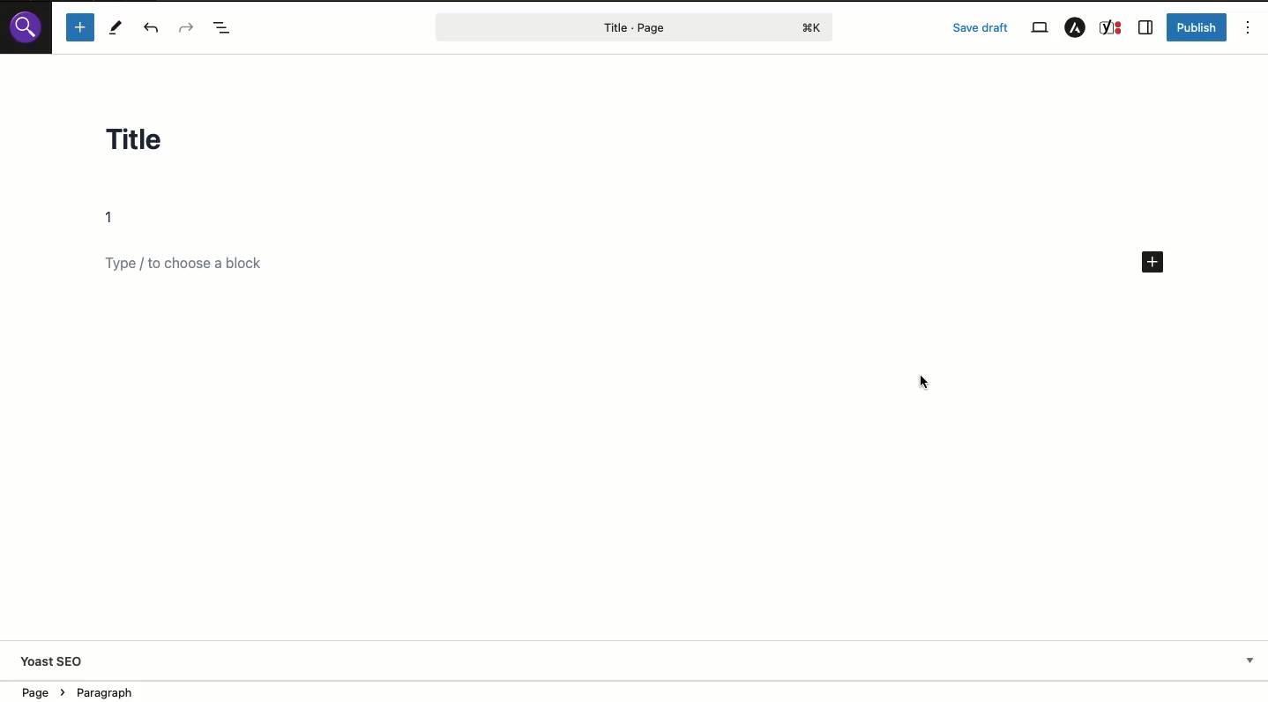 This screenshot has width=1268, height=702. What do you see at coordinates (97, 691) in the screenshot?
I see `Location` at bounding box center [97, 691].